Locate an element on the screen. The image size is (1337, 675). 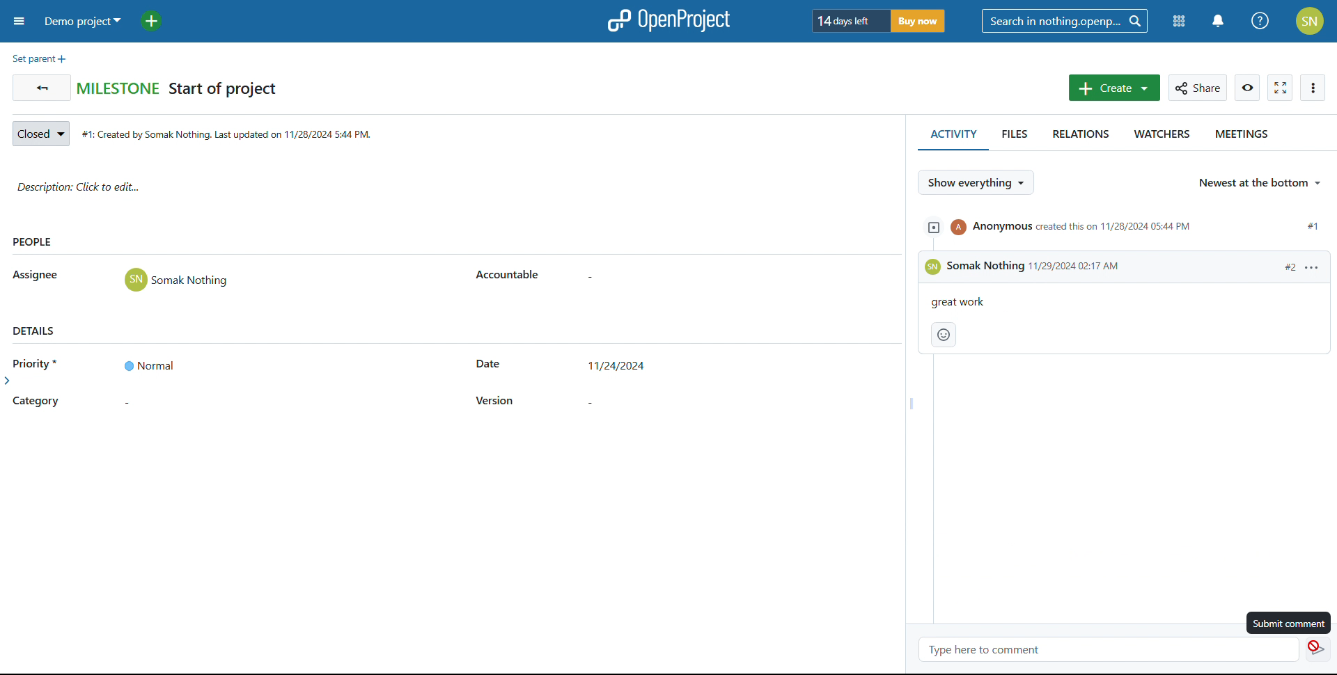
account is located at coordinates (1310, 21).